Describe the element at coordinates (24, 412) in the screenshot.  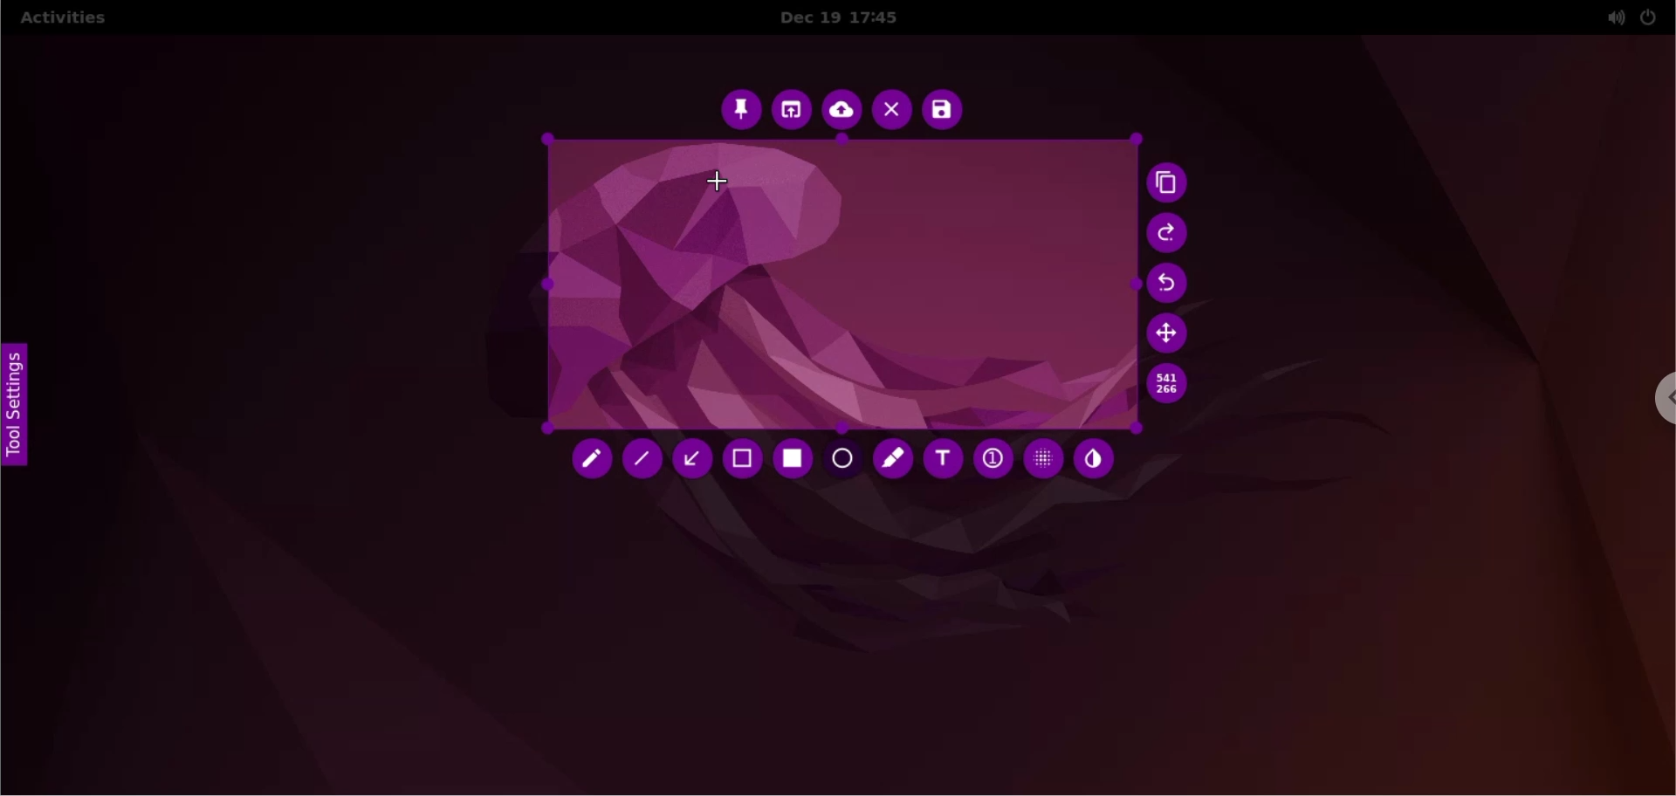
I see `tool settings` at that location.